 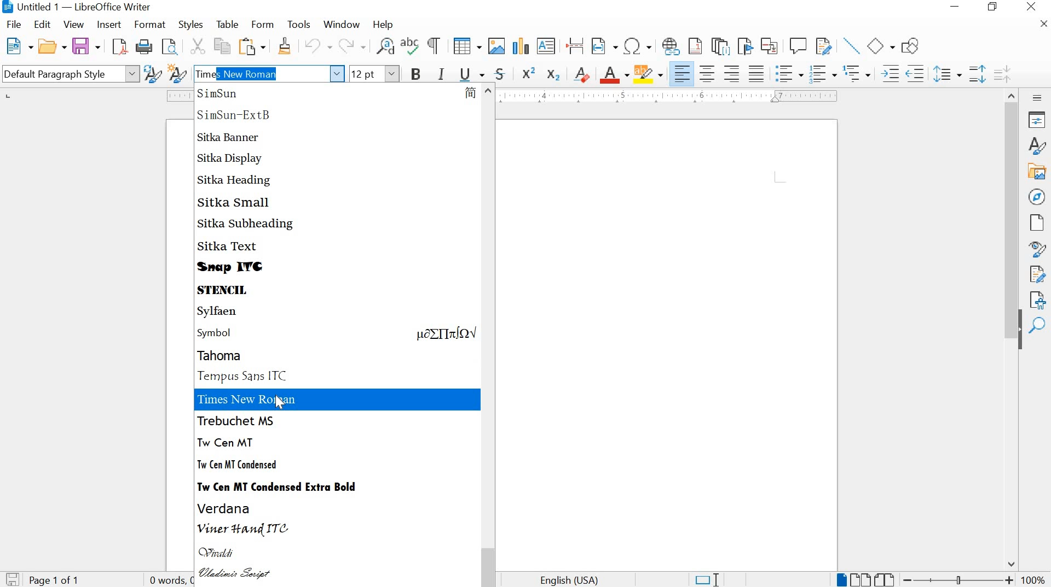 What do you see at coordinates (472, 75) in the screenshot?
I see `UNDERLINE` at bounding box center [472, 75].